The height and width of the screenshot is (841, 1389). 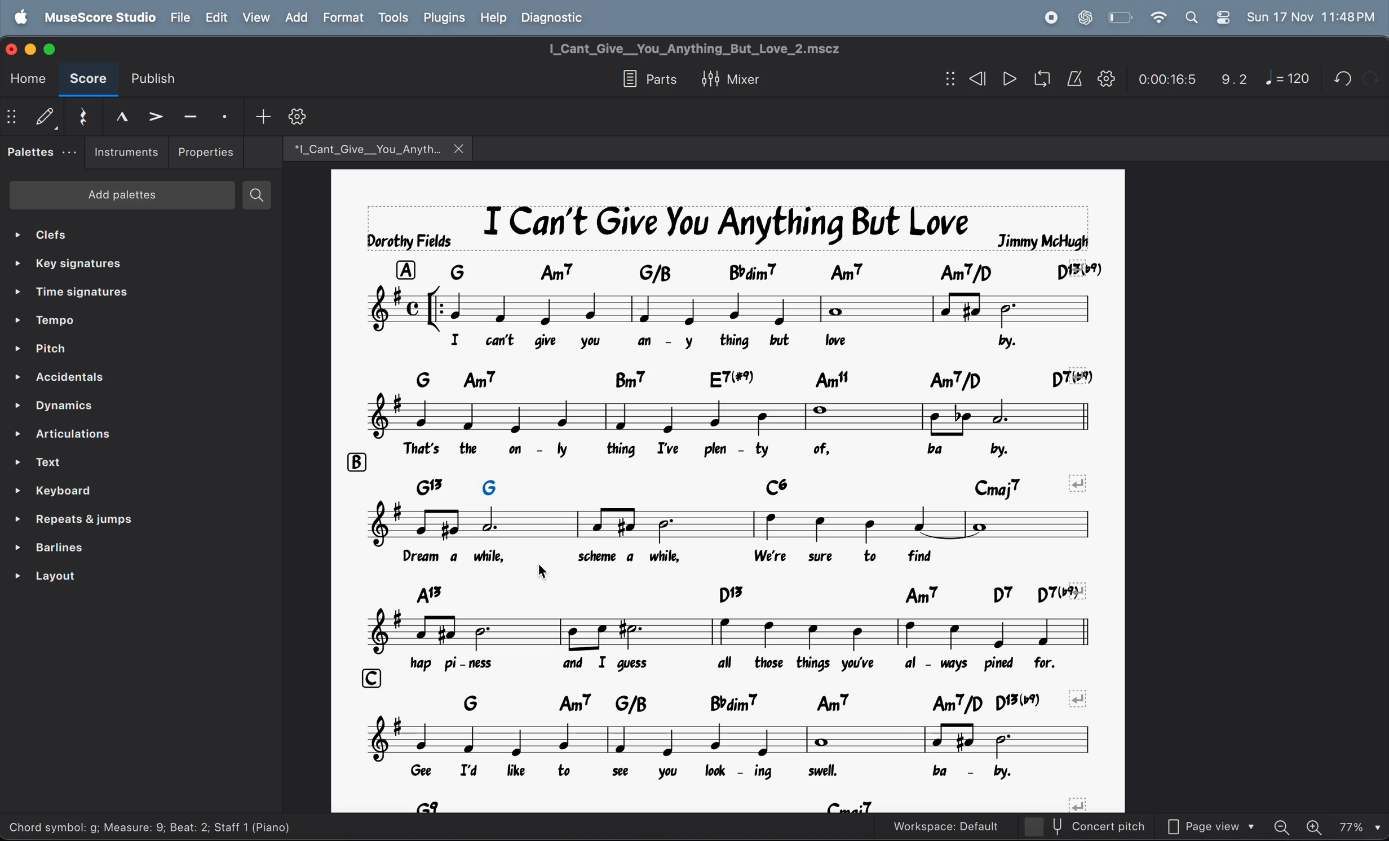 I want to click on marcato, so click(x=120, y=115).